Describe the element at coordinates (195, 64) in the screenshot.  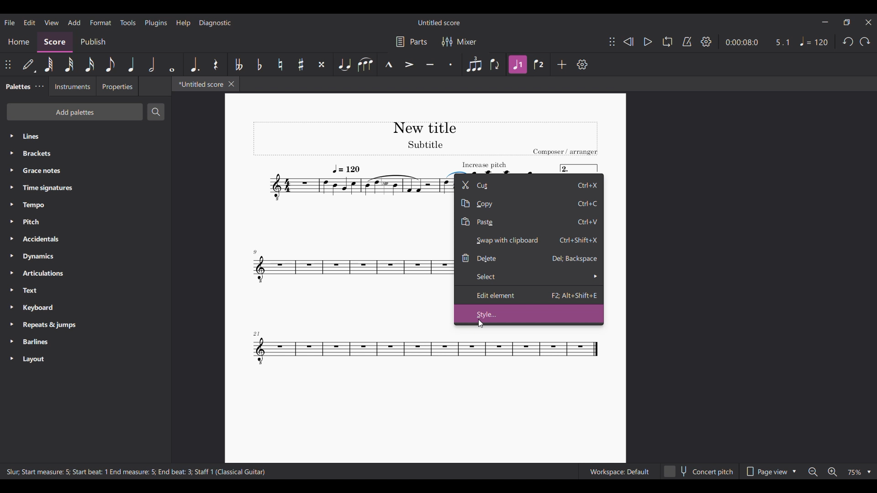
I see `Augmentation dot` at that location.